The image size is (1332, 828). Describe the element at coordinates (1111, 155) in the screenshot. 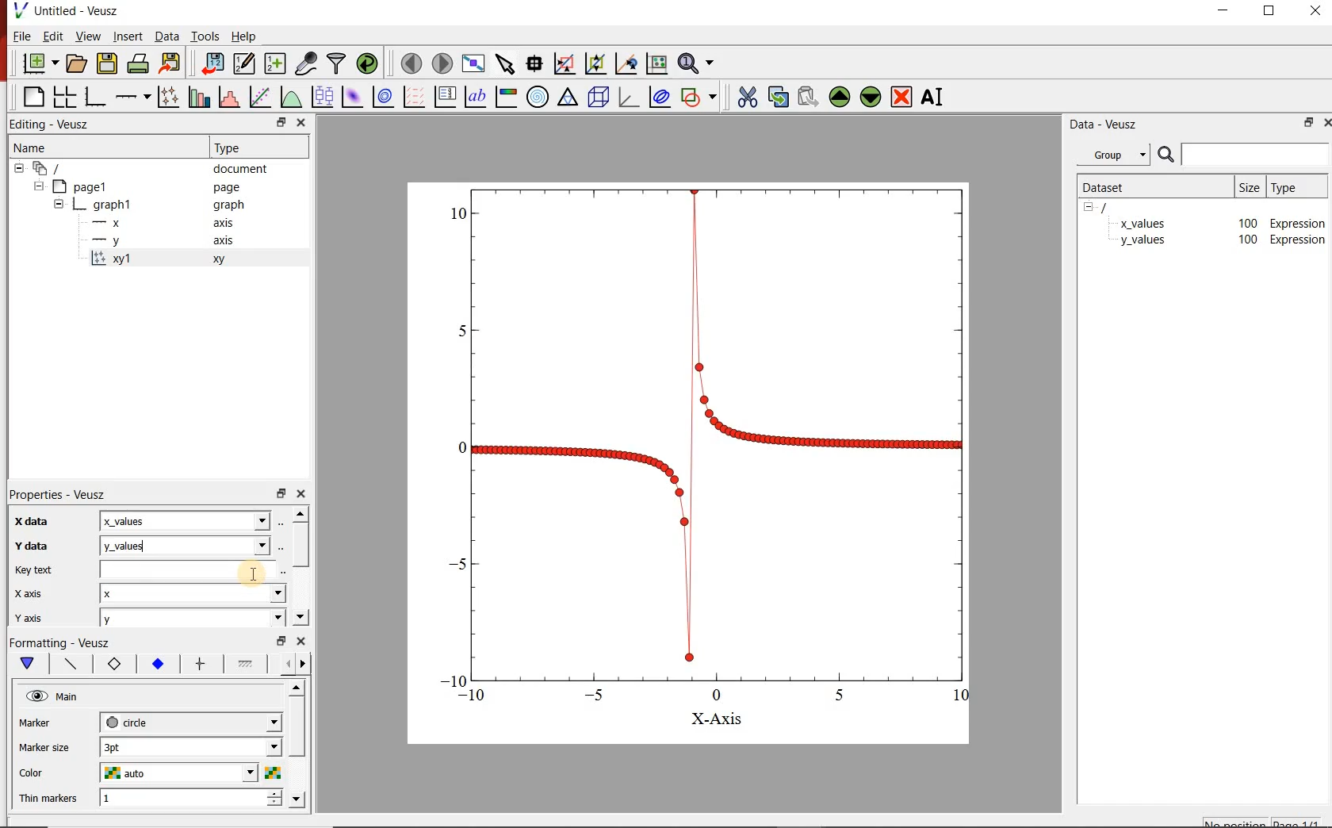

I see `group` at that location.